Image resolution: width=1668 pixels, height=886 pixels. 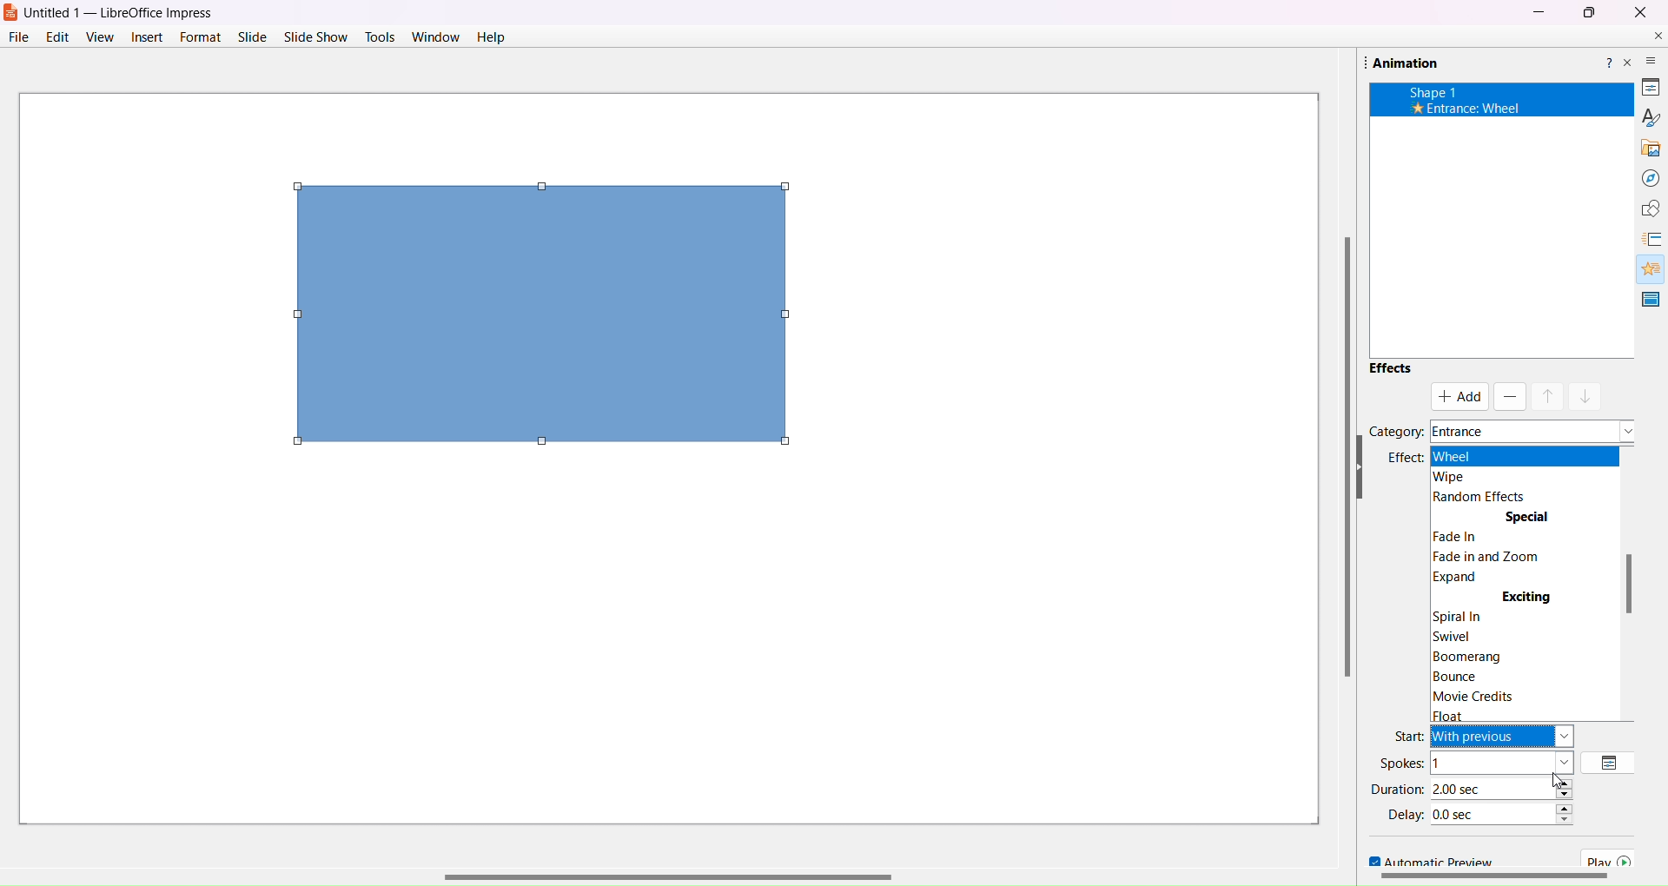 I want to click on File, so click(x=17, y=36).